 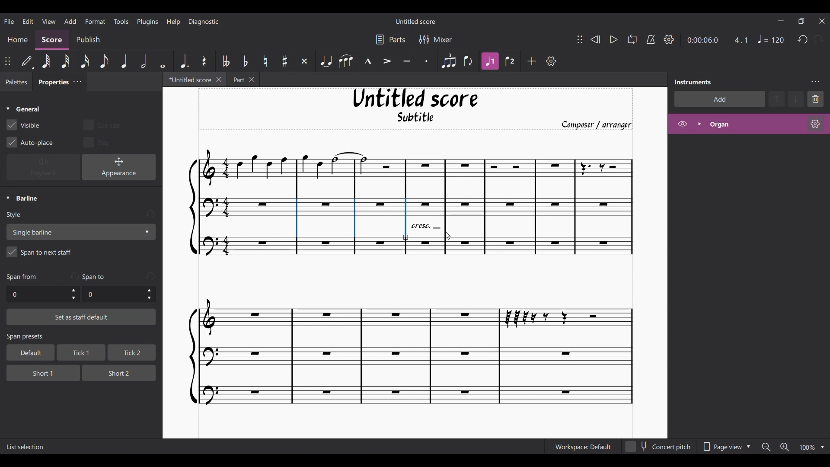 I want to click on Set as staff default, so click(x=81, y=317).